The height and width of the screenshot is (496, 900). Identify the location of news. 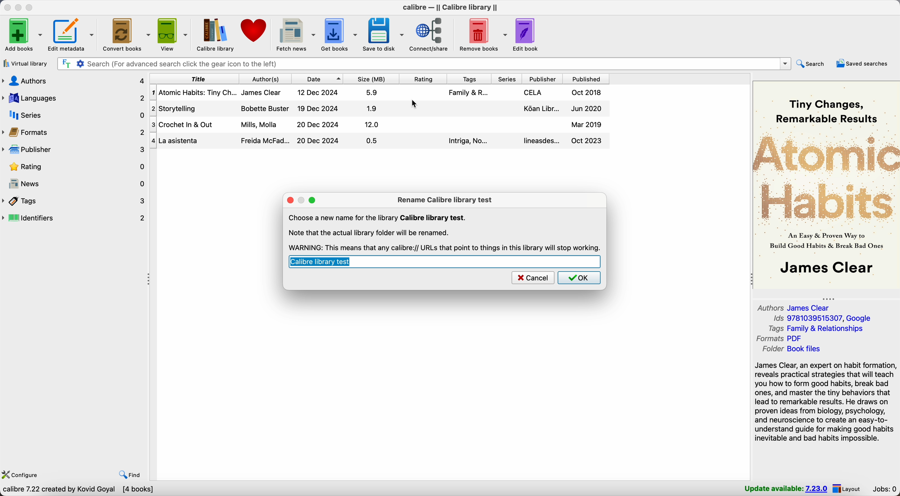
(74, 184).